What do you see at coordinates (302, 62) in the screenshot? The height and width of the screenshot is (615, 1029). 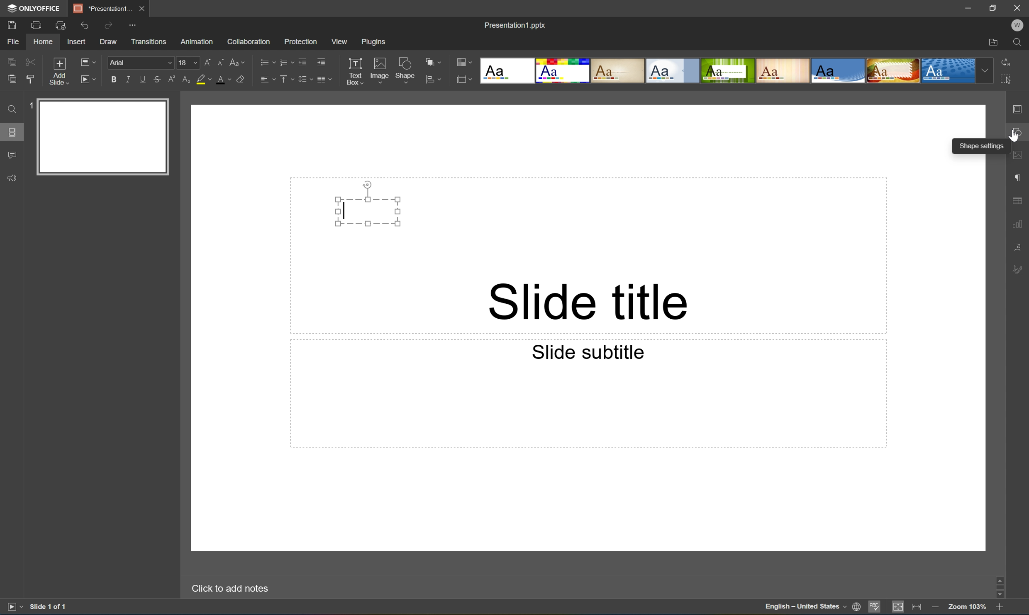 I see `Decrease indent` at bounding box center [302, 62].